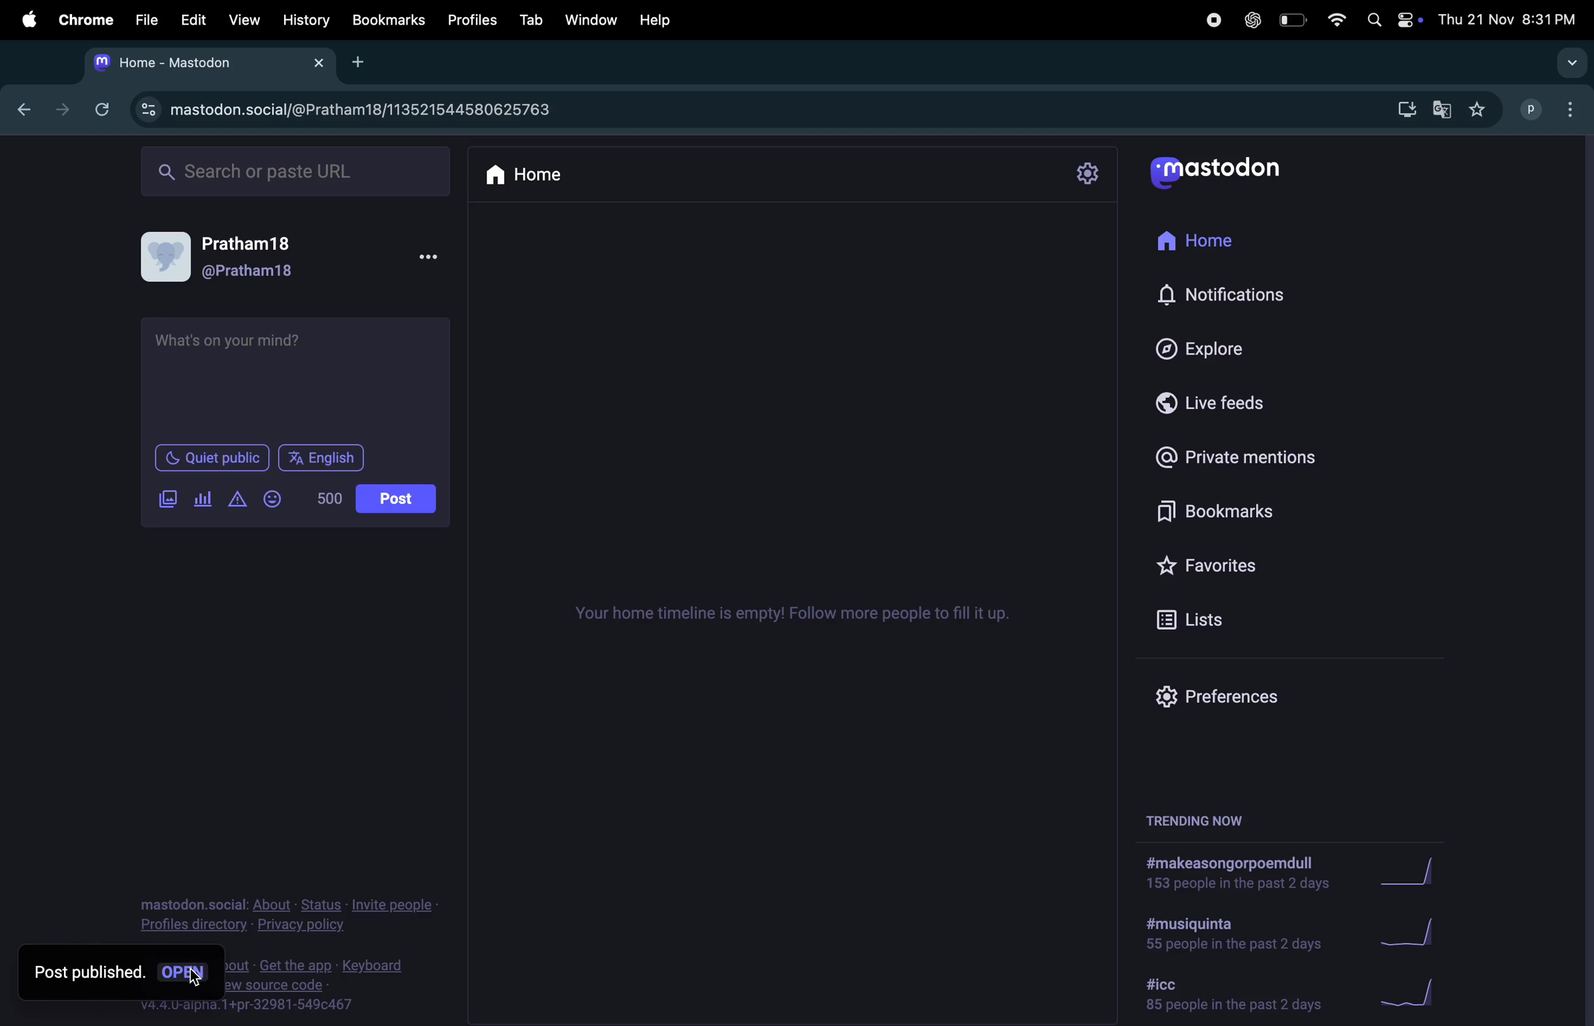 The width and height of the screenshot is (1594, 1026). What do you see at coordinates (560, 178) in the screenshot?
I see `home` at bounding box center [560, 178].